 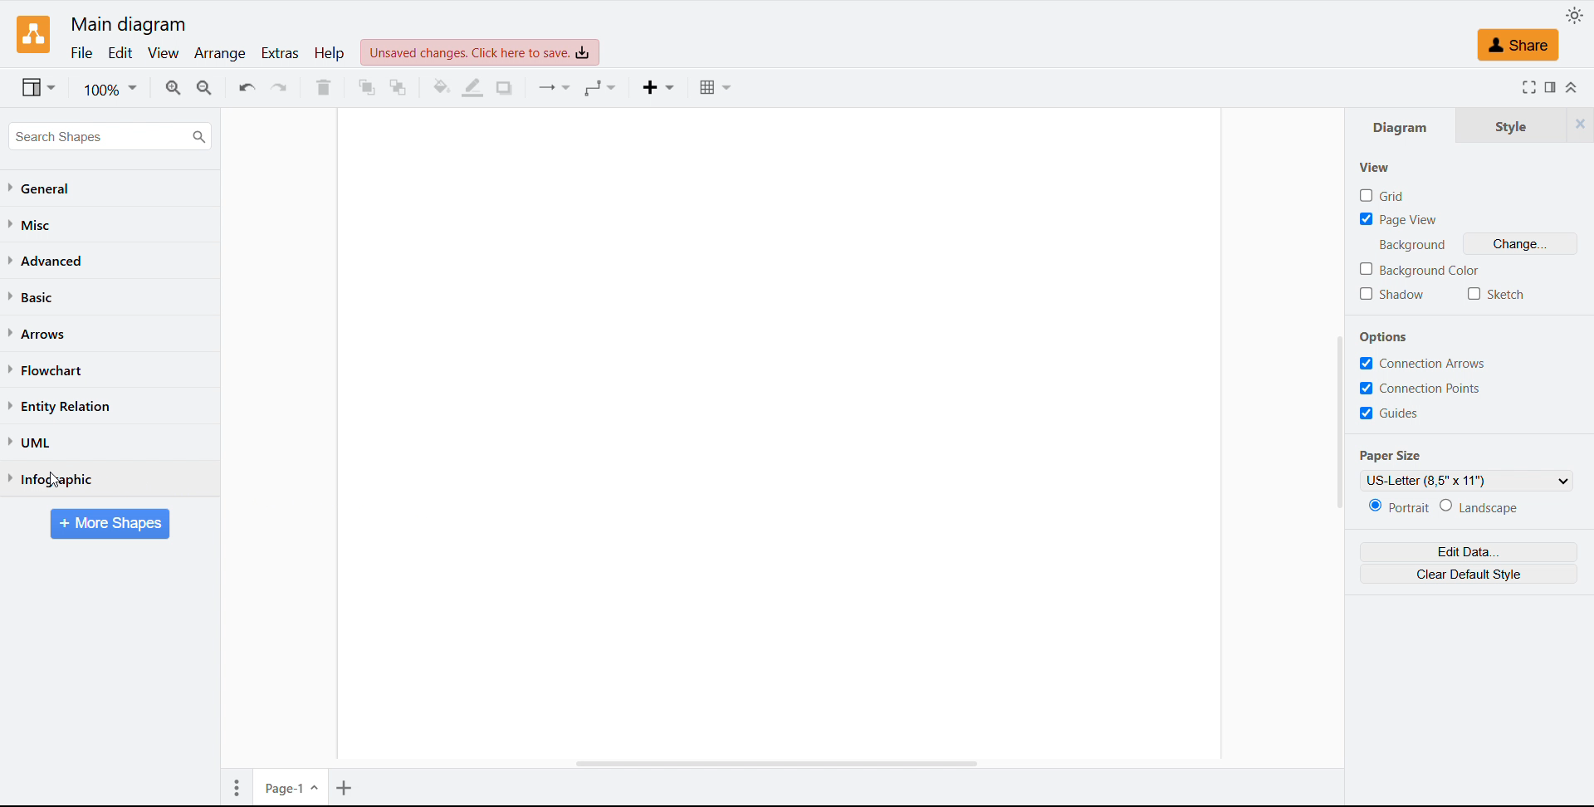 What do you see at coordinates (110, 136) in the screenshot?
I see `Search shapes ` at bounding box center [110, 136].